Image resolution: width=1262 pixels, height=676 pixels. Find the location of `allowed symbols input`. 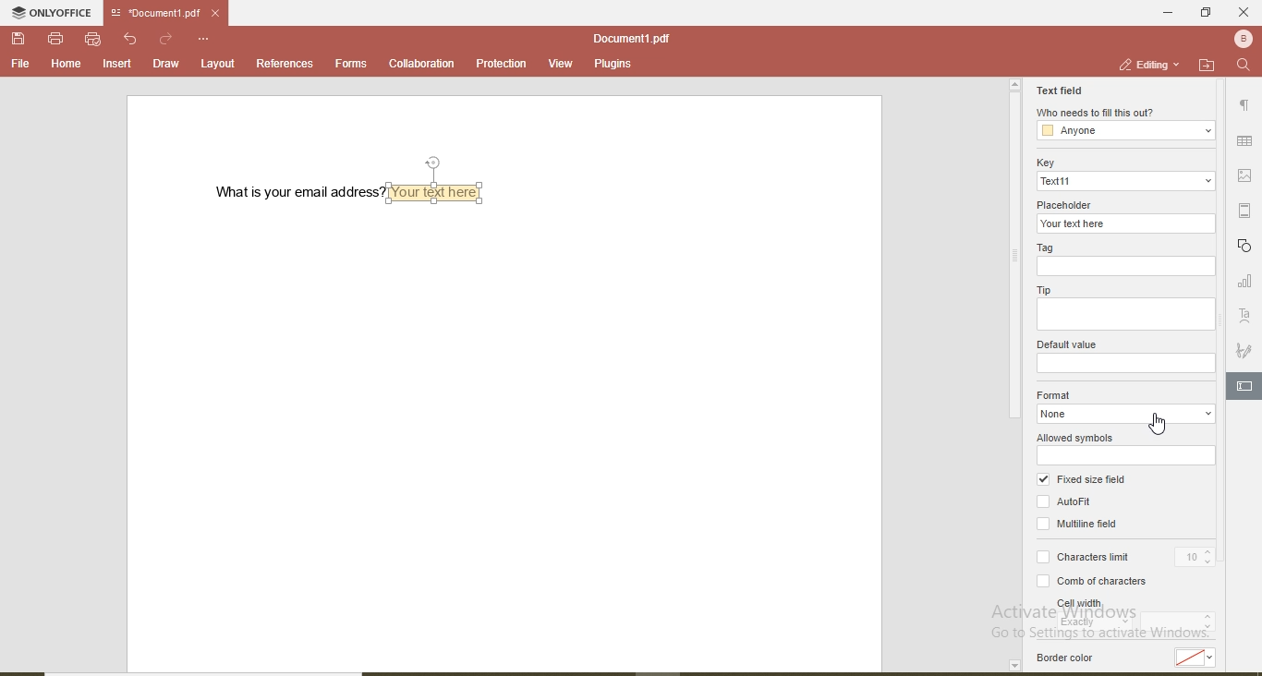

allowed symbols input is located at coordinates (1124, 455).